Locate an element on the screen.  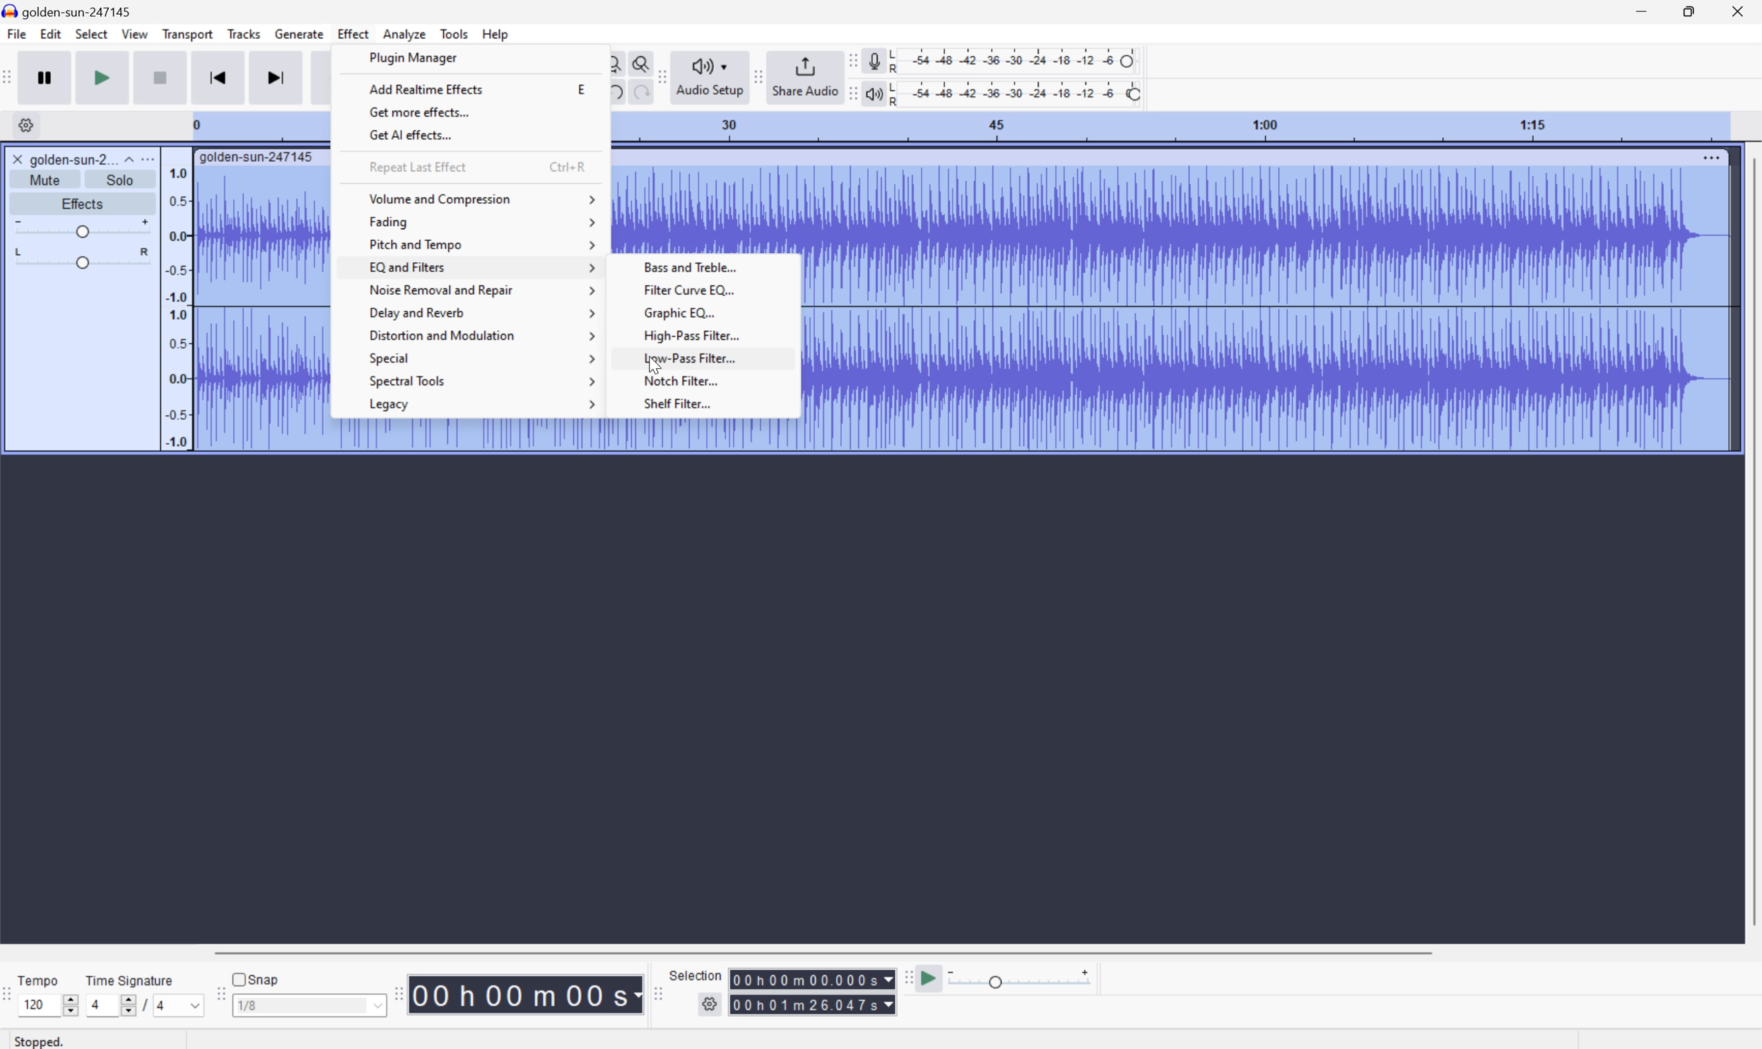
Analyze is located at coordinates (404, 34).